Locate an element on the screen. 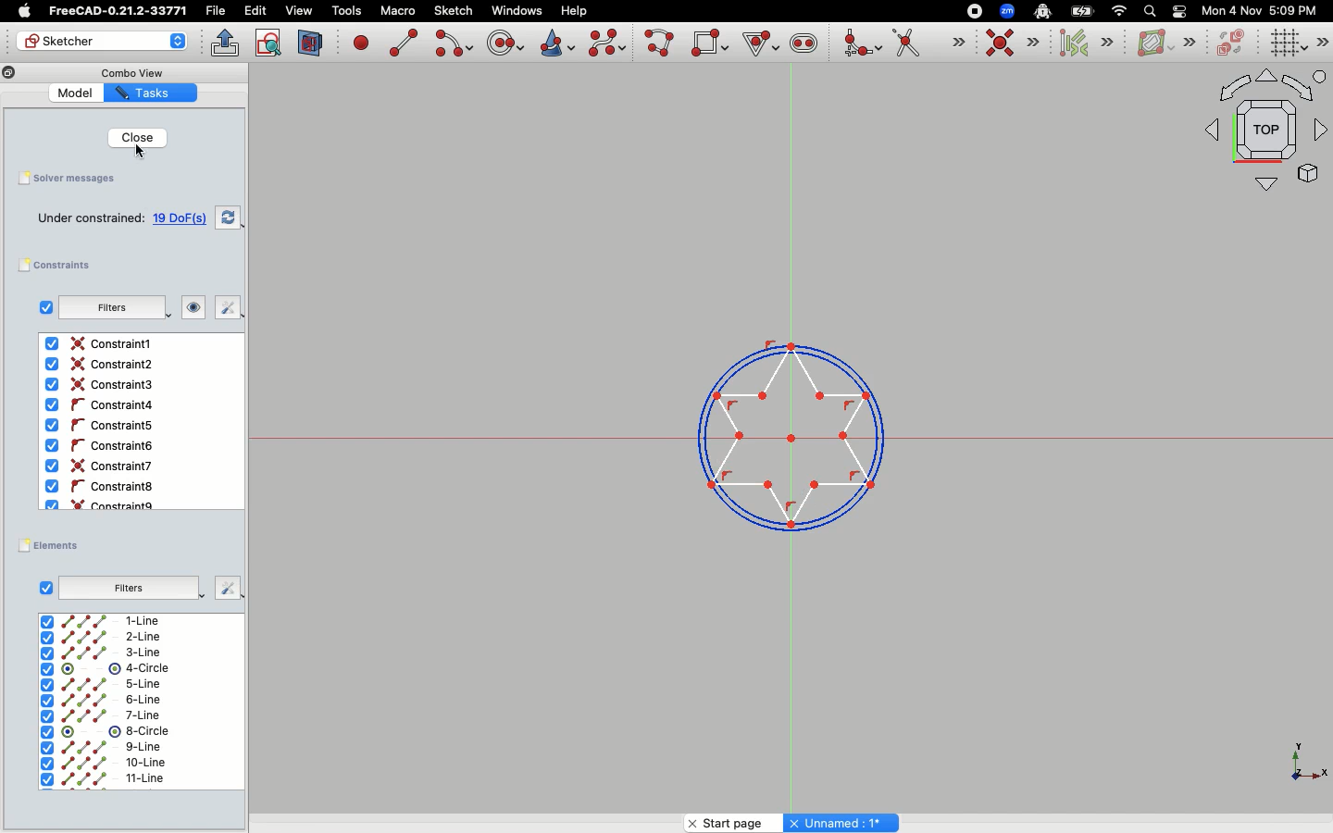 The width and height of the screenshot is (1333, 833). Constraint5 is located at coordinates (99, 426).